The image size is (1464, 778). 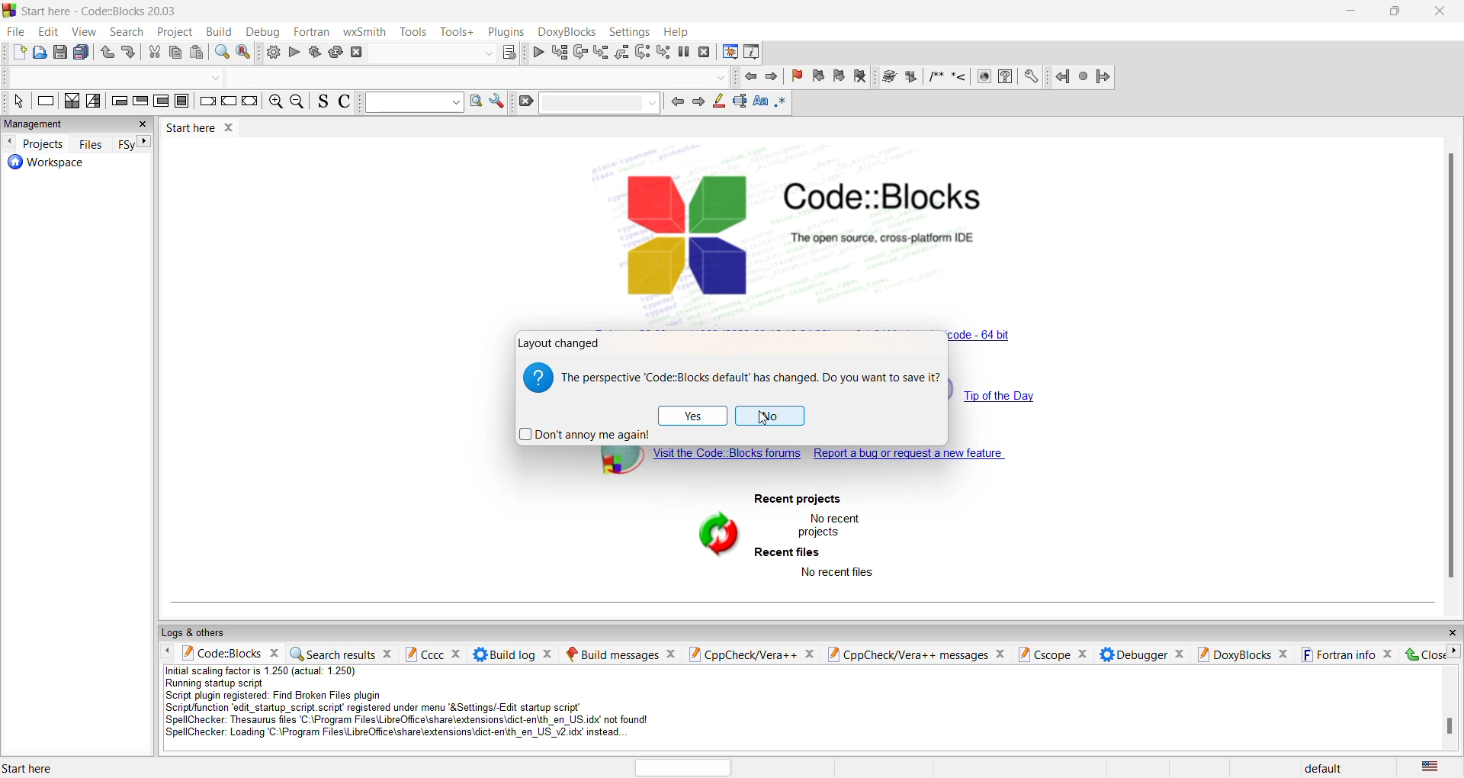 I want to click on logs and others, so click(x=201, y=633).